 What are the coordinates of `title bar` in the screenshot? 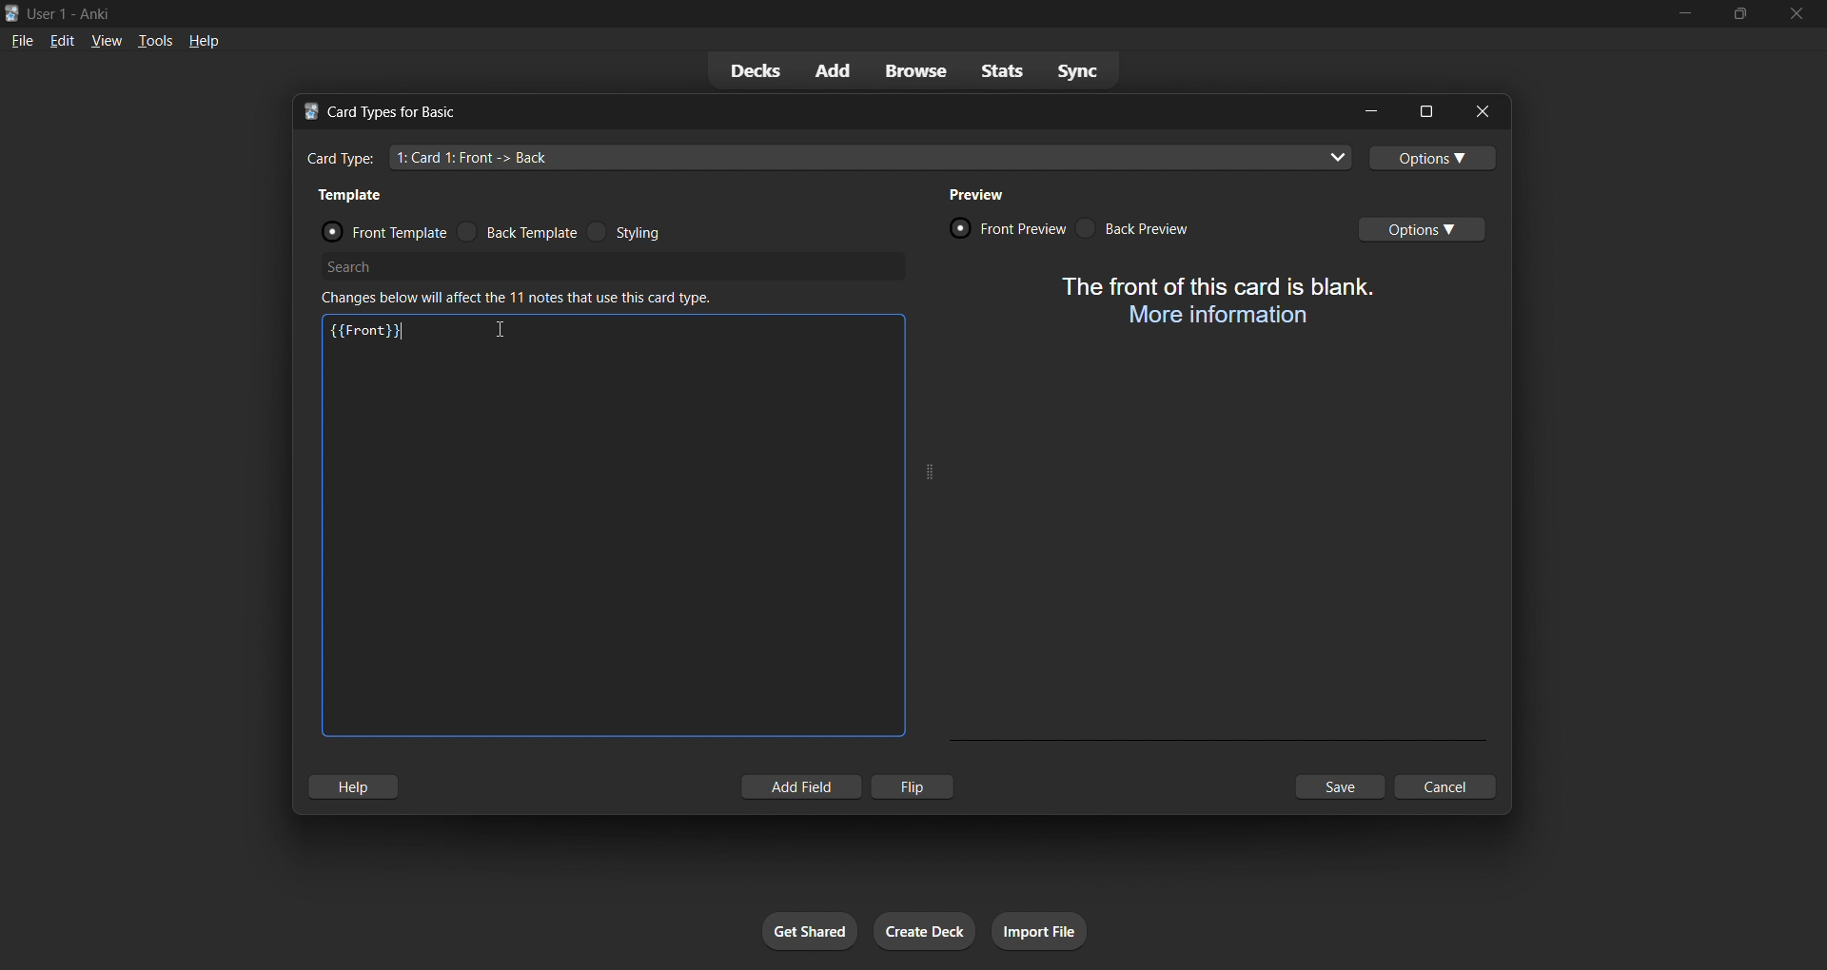 It's located at (812, 112).